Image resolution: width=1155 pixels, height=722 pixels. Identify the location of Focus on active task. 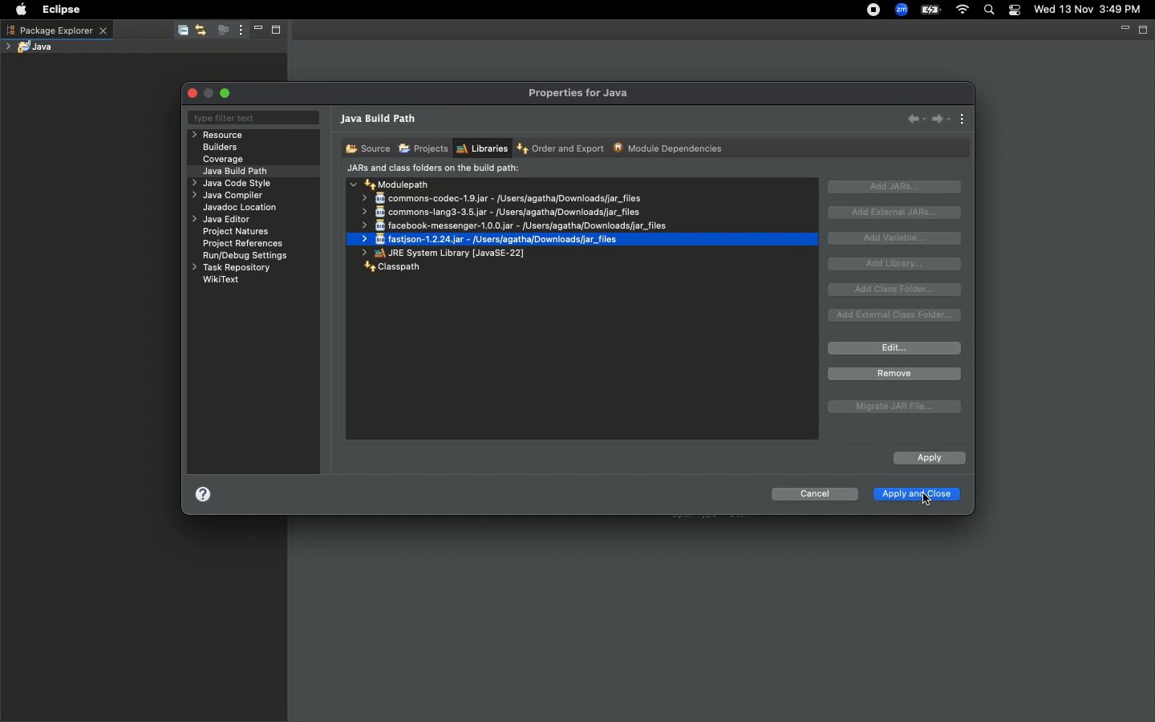
(221, 31).